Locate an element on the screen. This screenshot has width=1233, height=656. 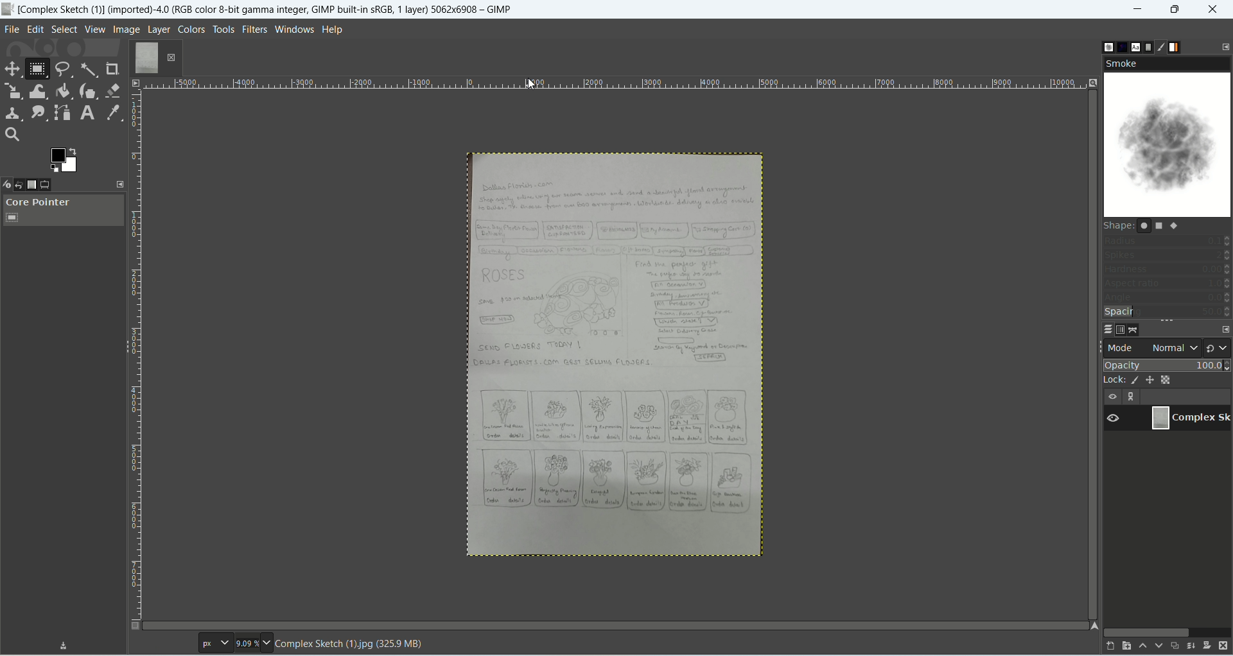
bucket fill is located at coordinates (62, 92).